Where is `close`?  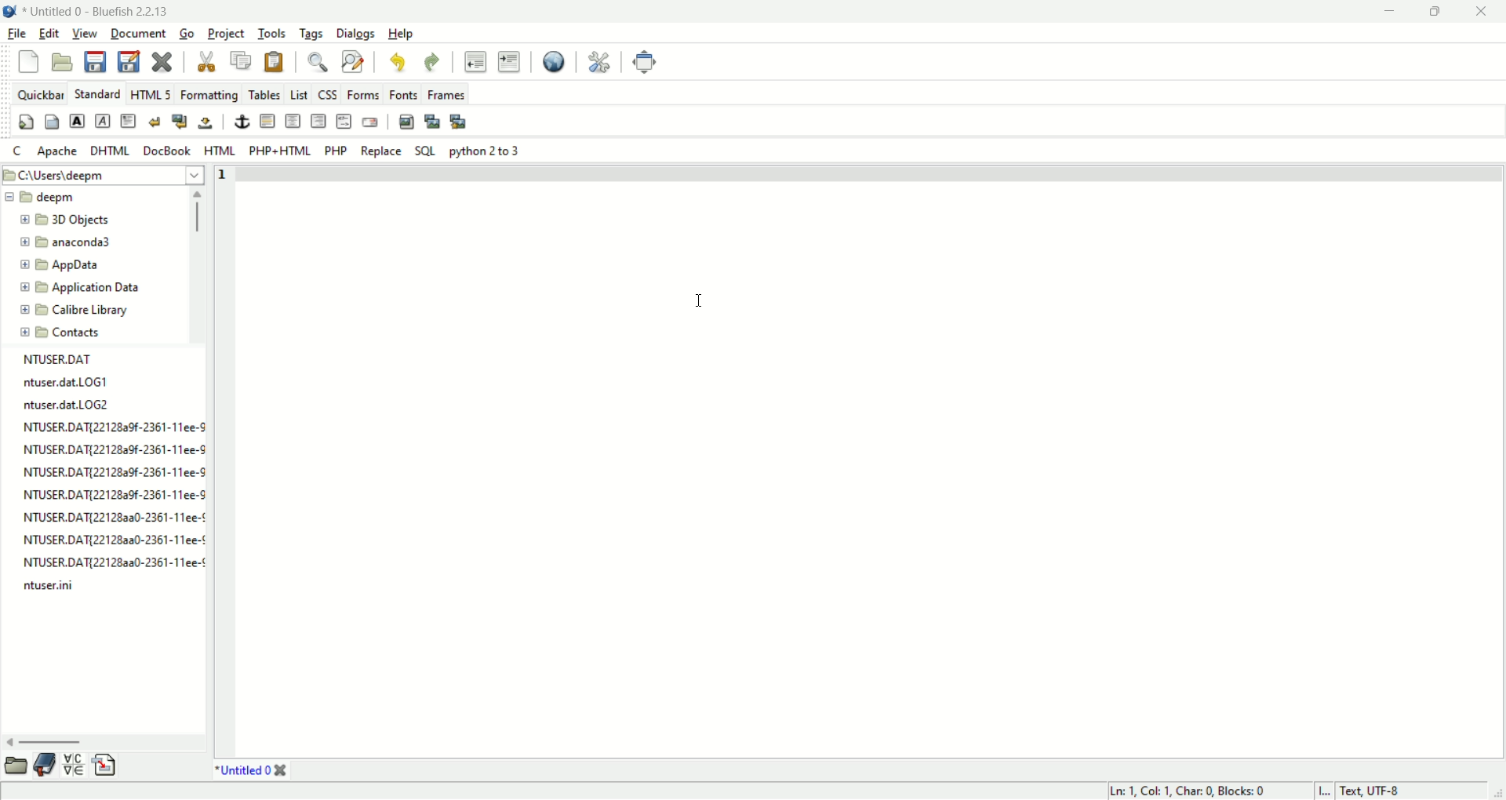
close is located at coordinates (1480, 13).